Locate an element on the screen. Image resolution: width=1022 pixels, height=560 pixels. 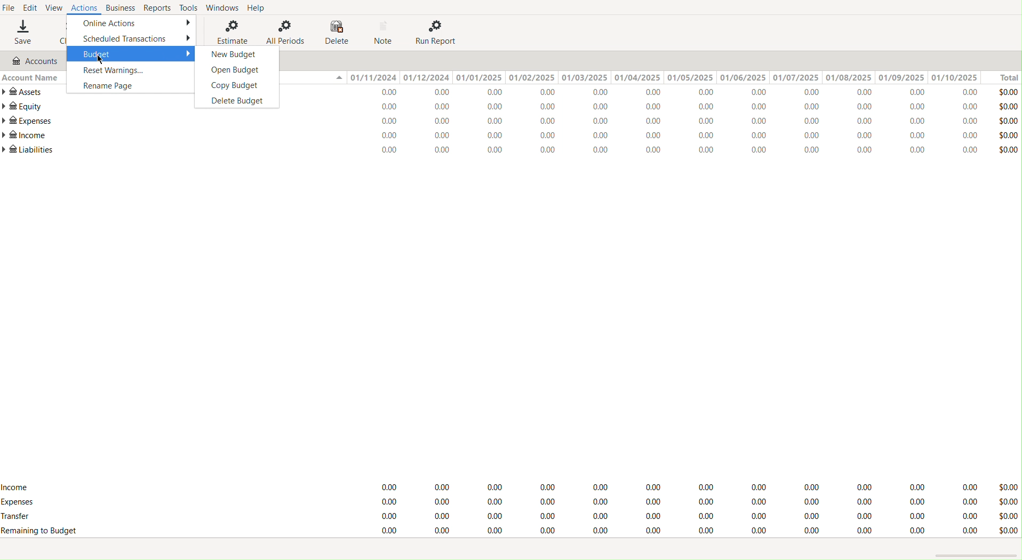
Windows is located at coordinates (222, 8).